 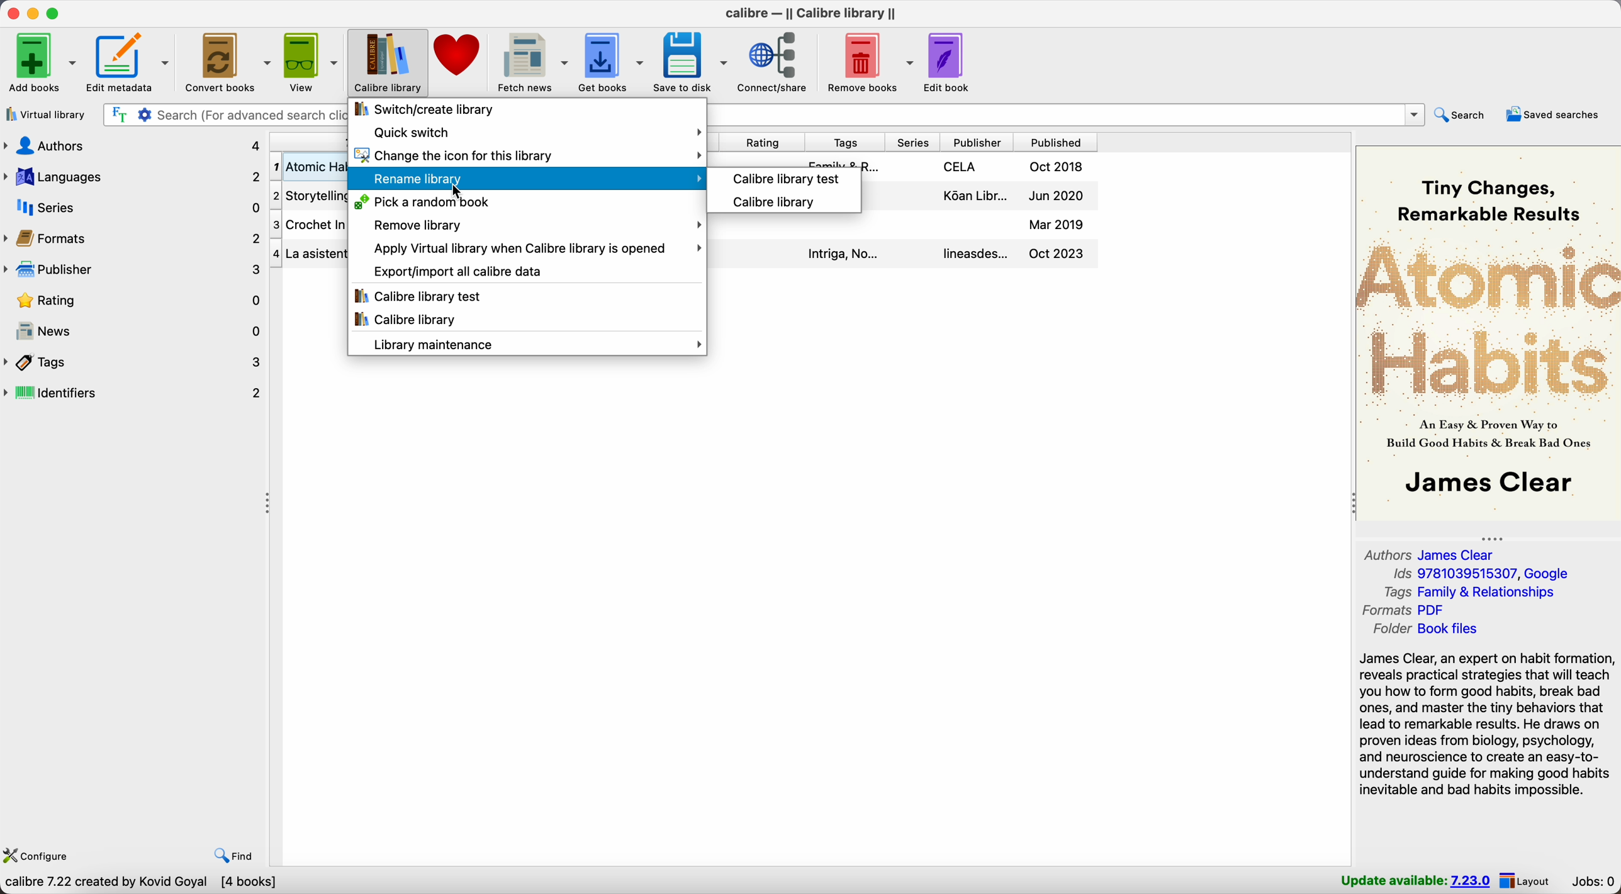 What do you see at coordinates (460, 54) in the screenshot?
I see `donate` at bounding box center [460, 54].